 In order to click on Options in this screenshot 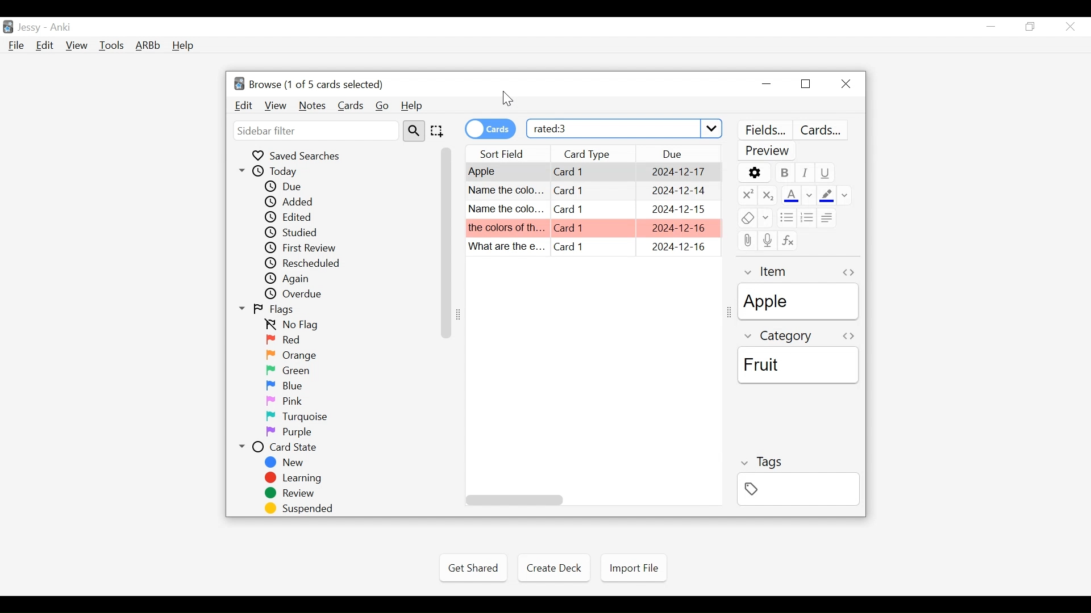, I will do `click(755, 173)`.